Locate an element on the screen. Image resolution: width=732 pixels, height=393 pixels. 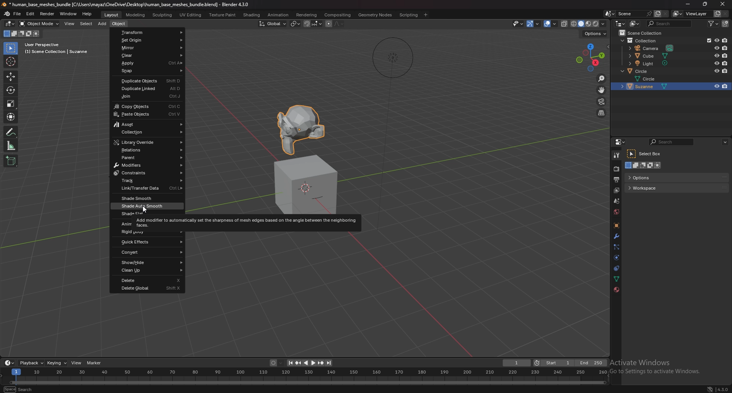
shading is located at coordinates (252, 14).